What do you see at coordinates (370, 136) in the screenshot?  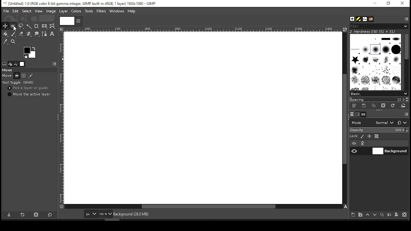 I see `lock size and positioning` at bounding box center [370, 136].